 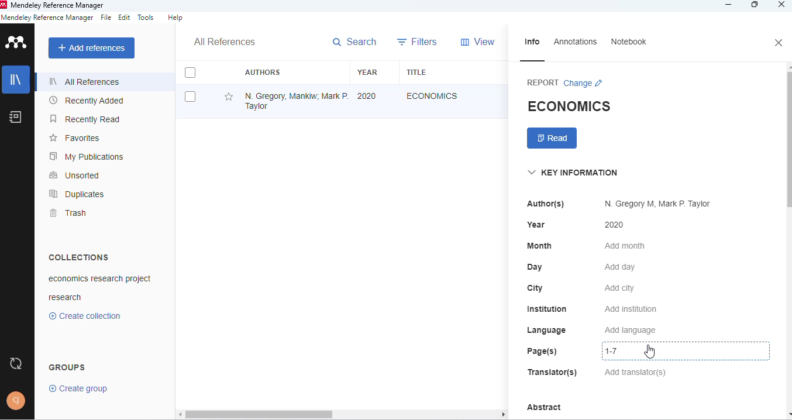 What do you see at coordinates (76, 194) in the screenshot?
I see `duplicates` at bounding box center [76, 194].